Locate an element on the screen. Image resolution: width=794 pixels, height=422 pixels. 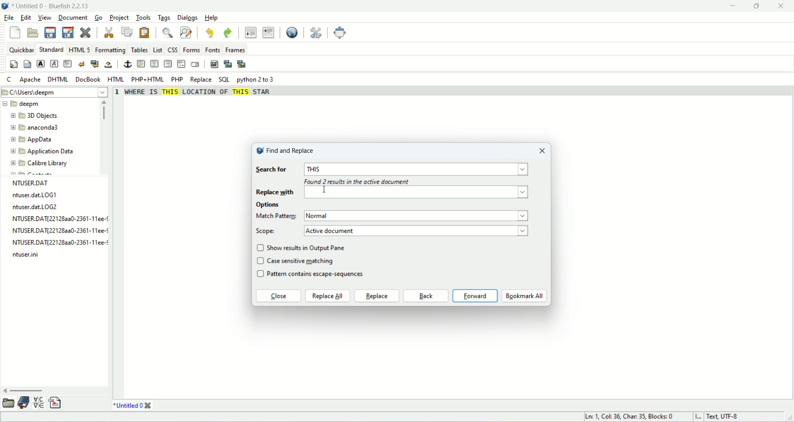
css is located at coordinates (172, 50).